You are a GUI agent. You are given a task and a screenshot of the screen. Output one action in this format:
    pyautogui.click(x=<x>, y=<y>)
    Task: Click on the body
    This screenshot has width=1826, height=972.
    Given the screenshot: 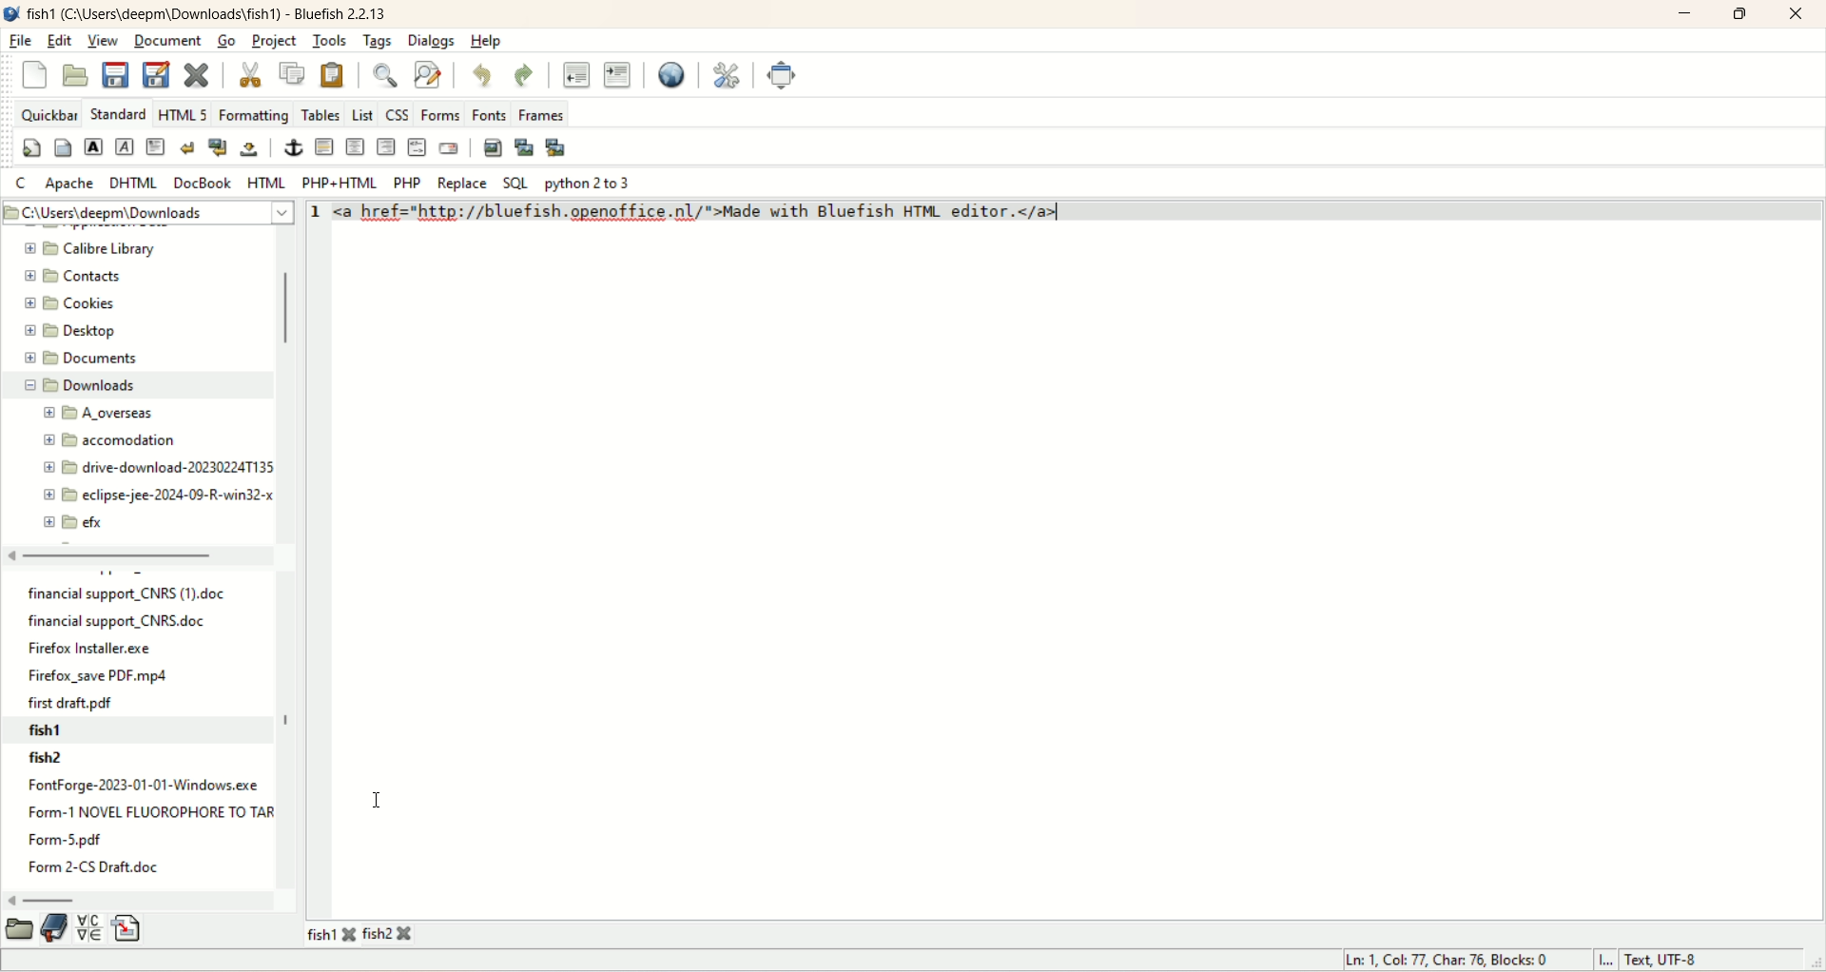 What is the action you would take?
    pyautogui.click(x=64, y=147)
    